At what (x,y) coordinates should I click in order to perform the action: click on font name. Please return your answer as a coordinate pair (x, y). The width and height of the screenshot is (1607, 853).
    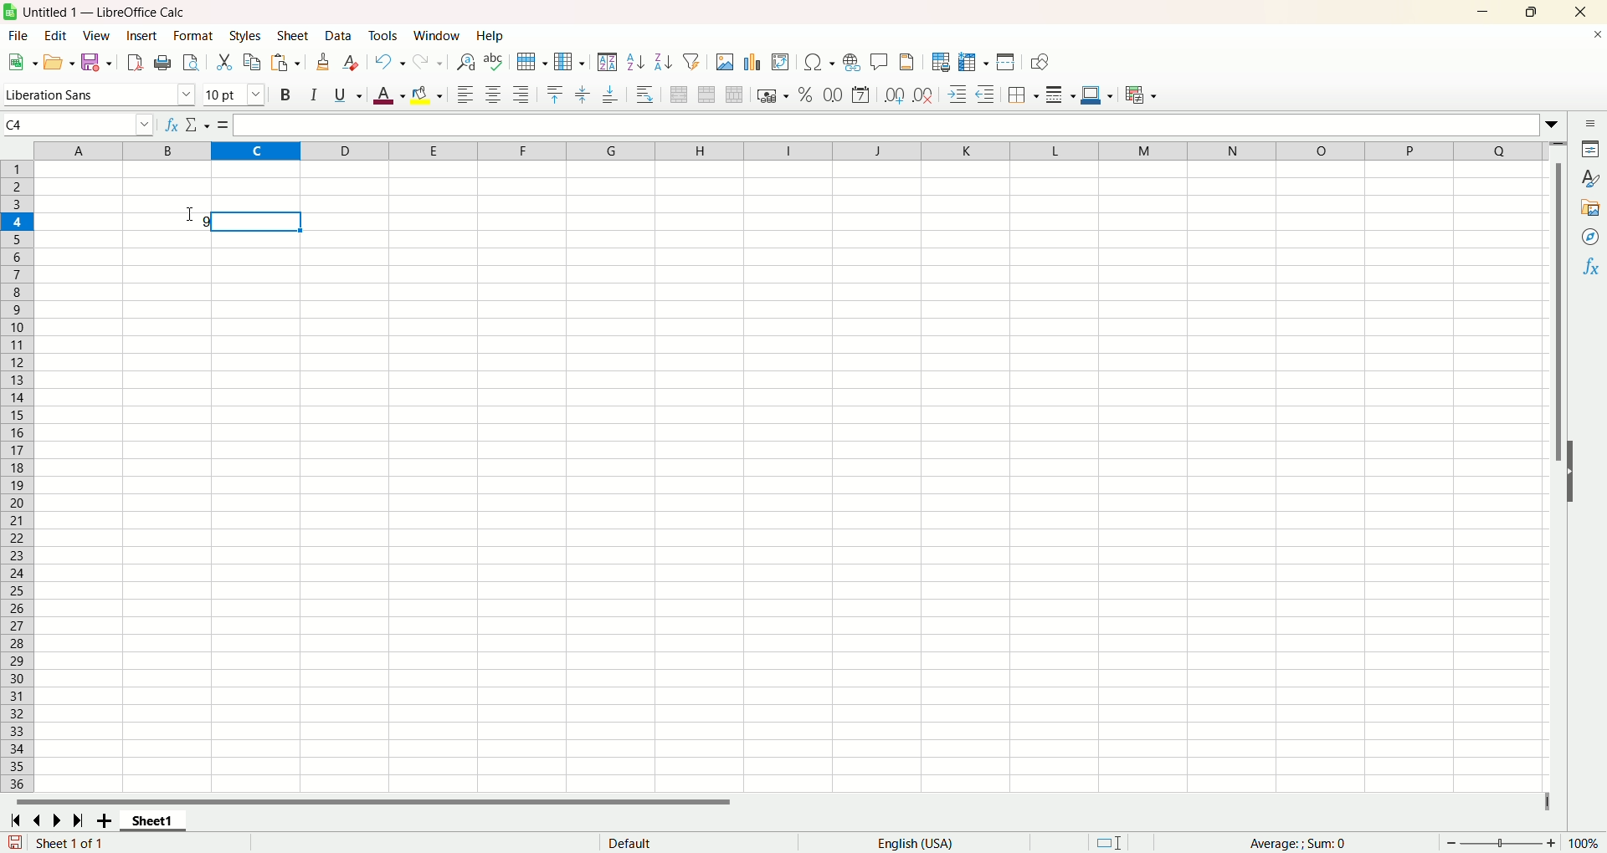
    Looking at the image, I should click on (99, 95).